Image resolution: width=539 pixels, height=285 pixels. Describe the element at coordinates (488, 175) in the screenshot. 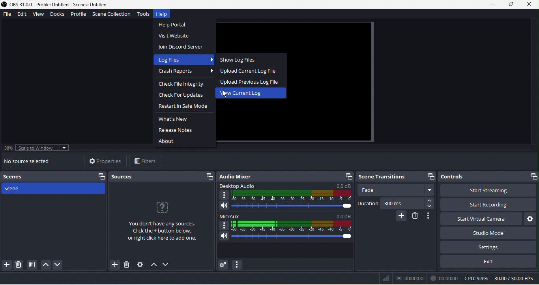

I see `controls` at that location.